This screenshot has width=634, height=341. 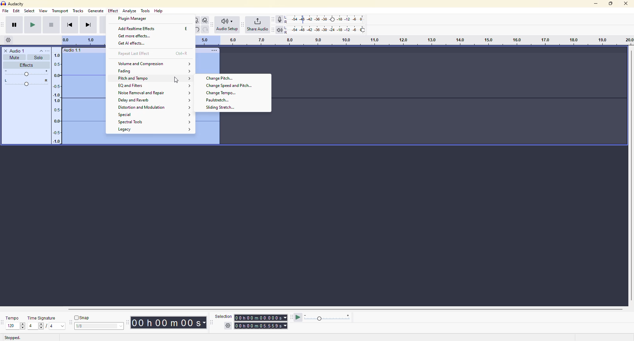 What do you see at coordinates (89, 24) in the screenshot?
I see `skip to end` at bounding box center [89, 24].